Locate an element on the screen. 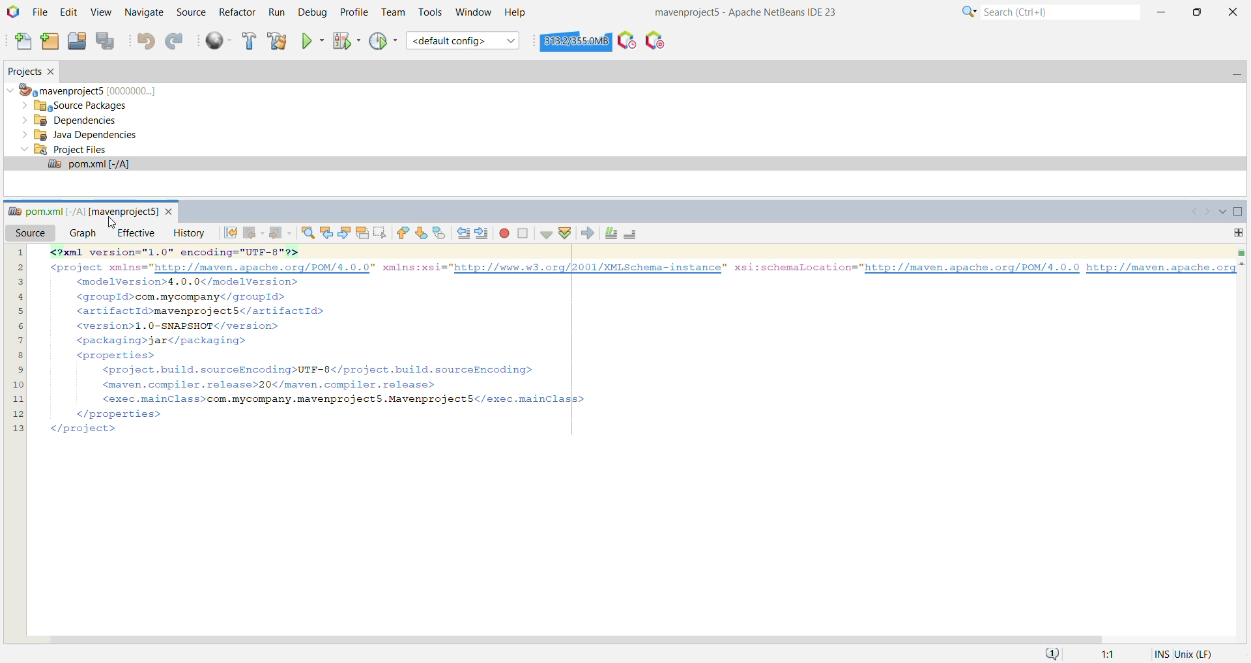  Notifications is located at coordinates (1053, 653).